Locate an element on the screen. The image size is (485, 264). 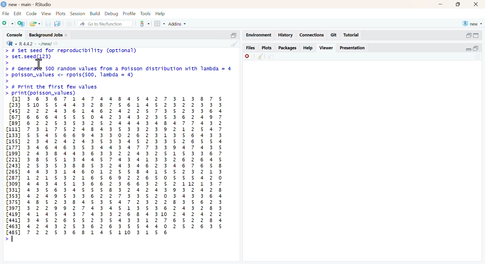
connections is located at coordinates (312, 35).